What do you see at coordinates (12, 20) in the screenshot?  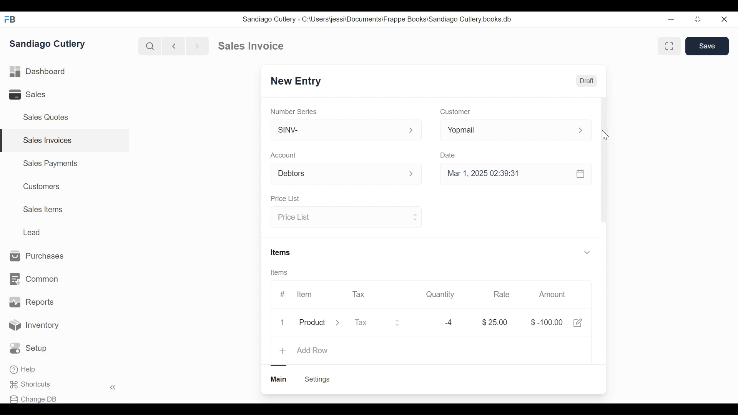 I see `FB` at bounding box center [12, 20].